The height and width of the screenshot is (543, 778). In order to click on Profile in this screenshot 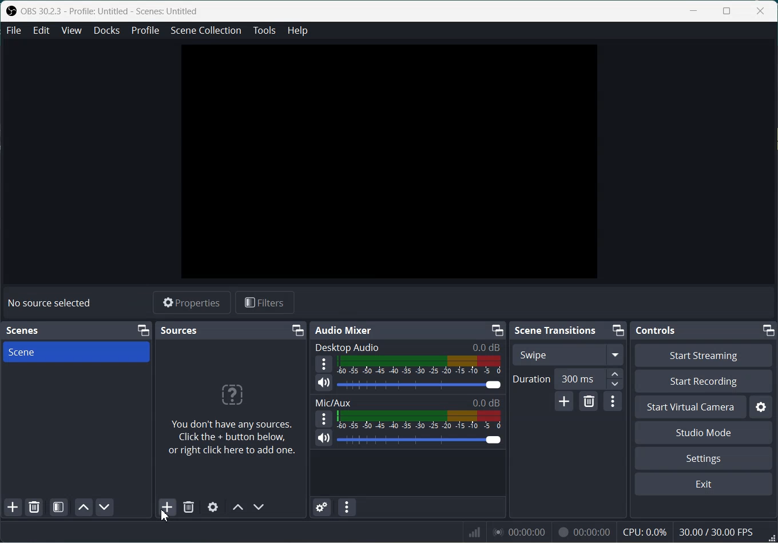, I will do `click(145, 30)`.